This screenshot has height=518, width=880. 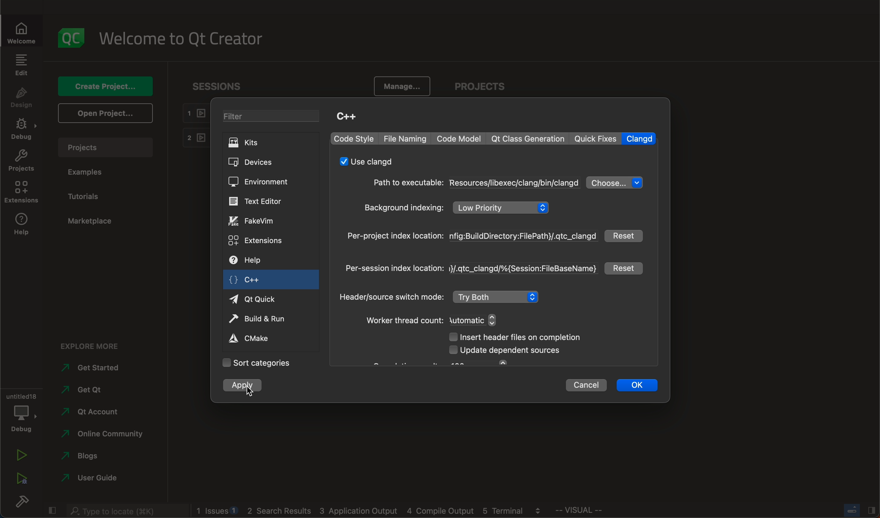 What do you see at coordinates (259, 338) in the screenshot?
I see `cmake` at bounding box center [259, 338].